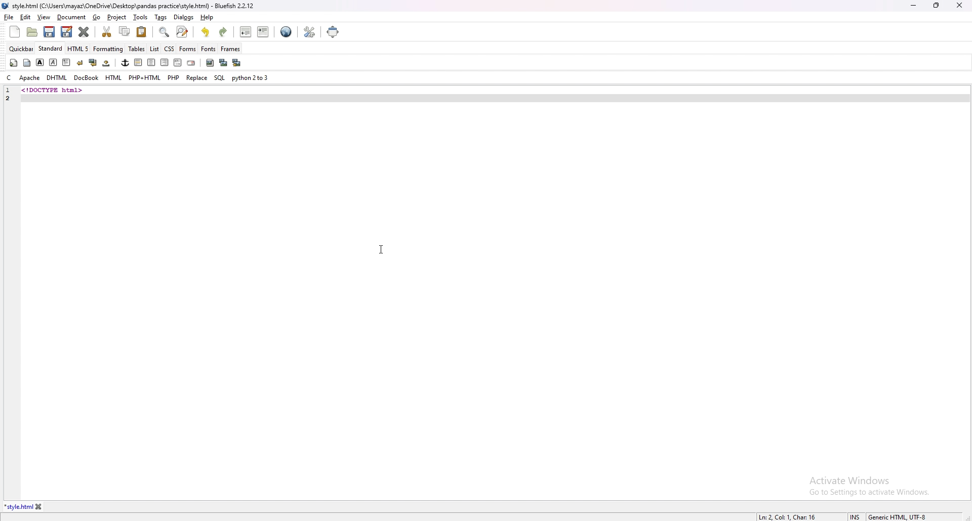  What do you see at coordinates (85, 32) in the screenshot?
I see `close current tab` at bounding box center [85, 32].